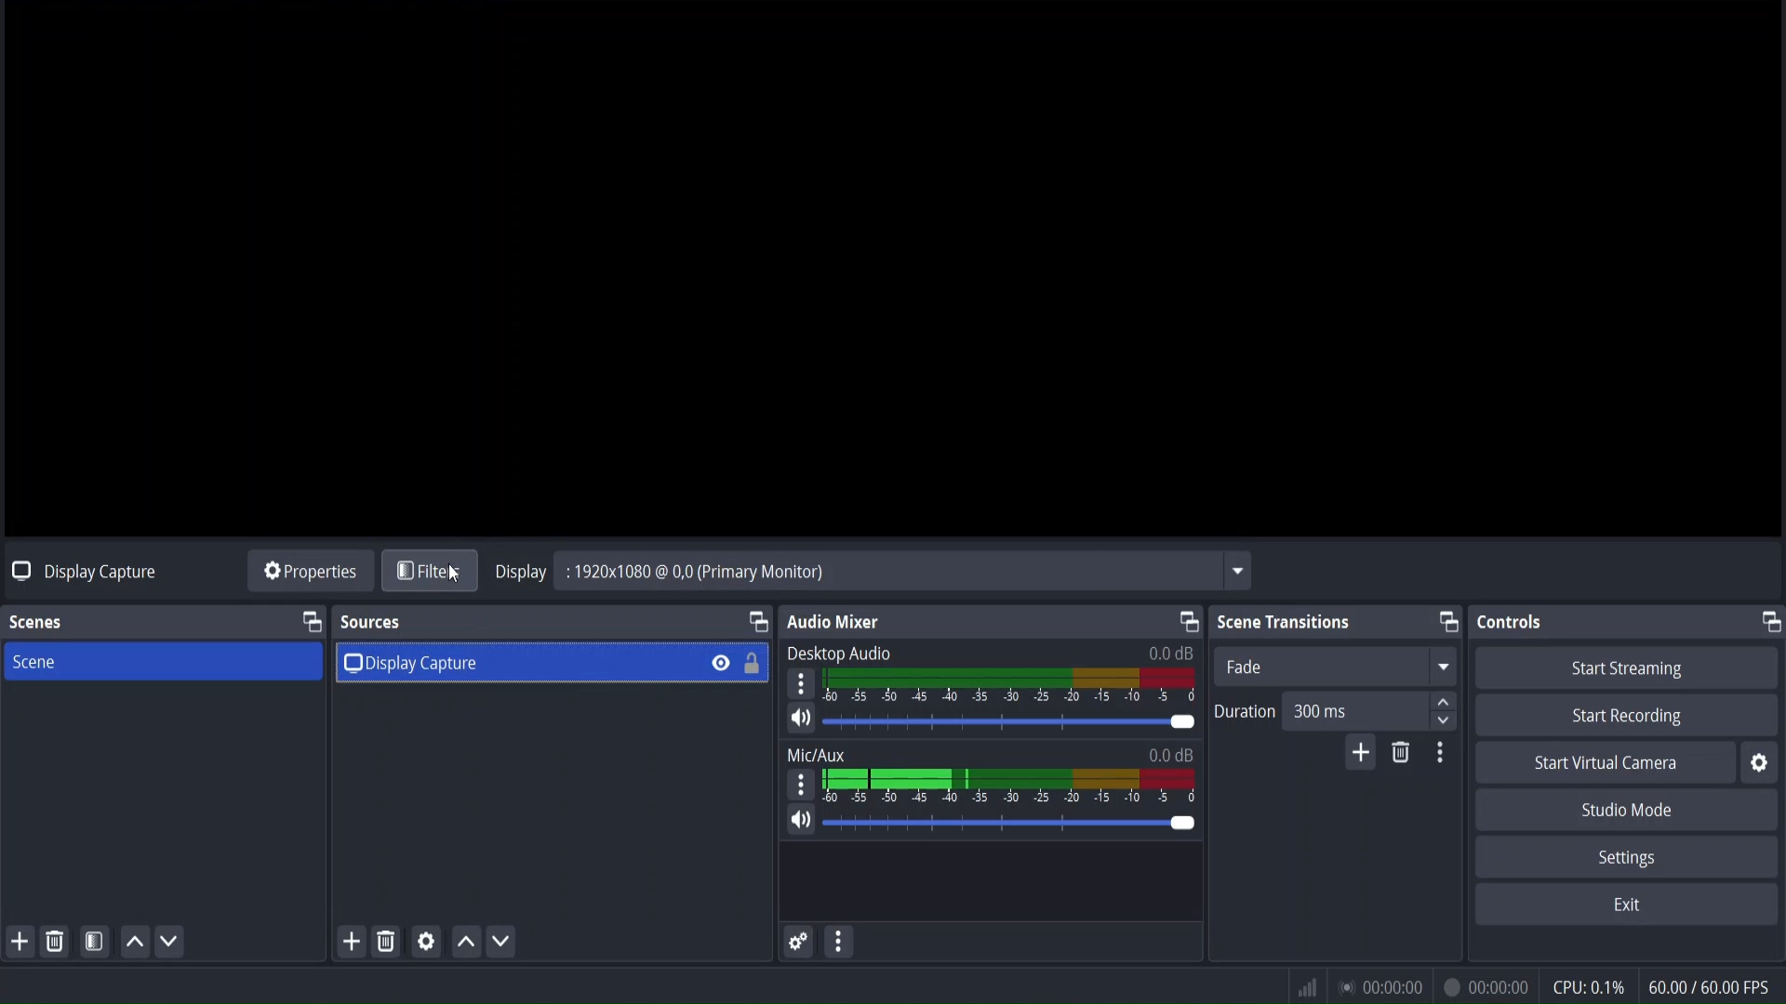  What do you see at coordinates (842, 653) in the screenshot?
I see `Desktop Audio` at bounding box center [842, 653].